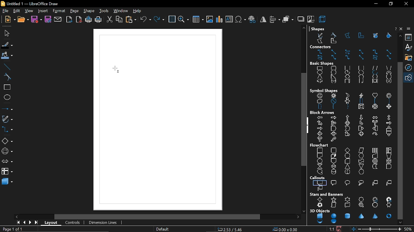  Describe the element at coordinates (58, 11) in the screenshot. I see `format` at that location.